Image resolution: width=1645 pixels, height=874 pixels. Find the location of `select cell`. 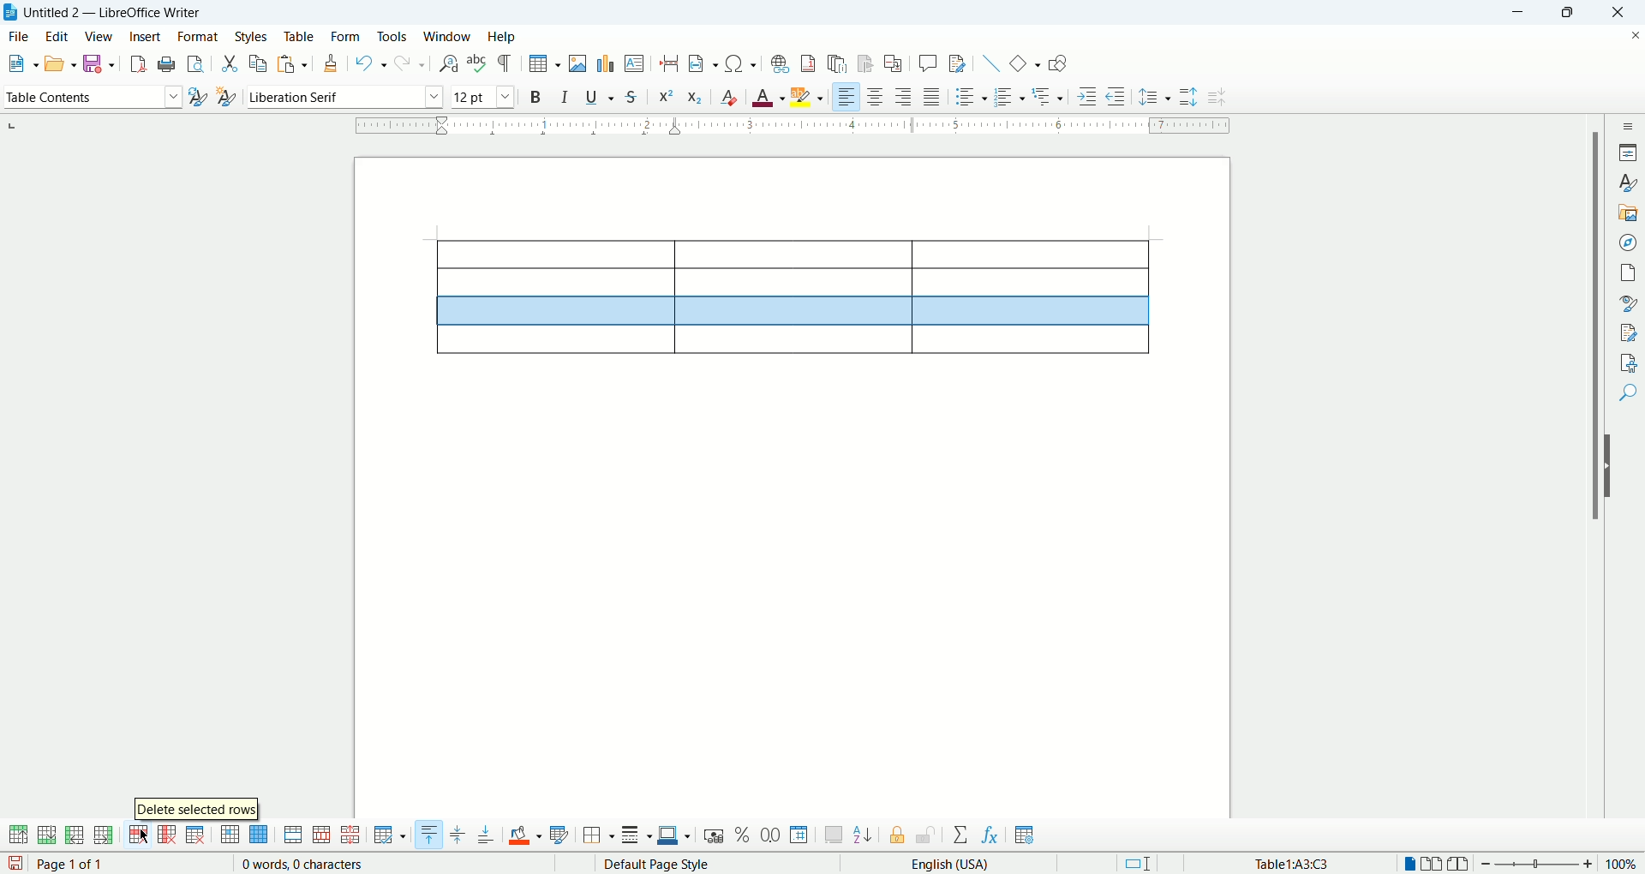

select cell is located at coordinates (229, 834).